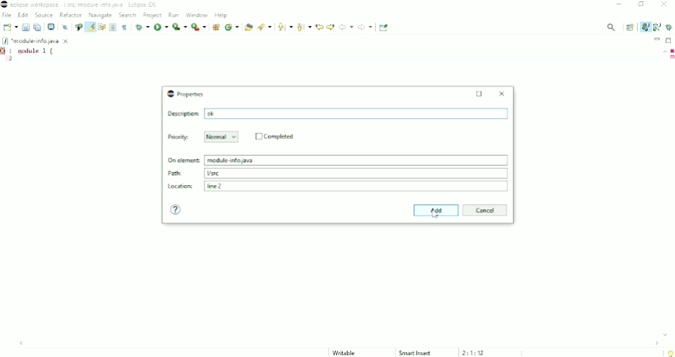 This screenshot has height=357, width=675. What do you see at coordinates (221, 15) in the screenshot?
I see `Help` at bounding box center [221, 15].